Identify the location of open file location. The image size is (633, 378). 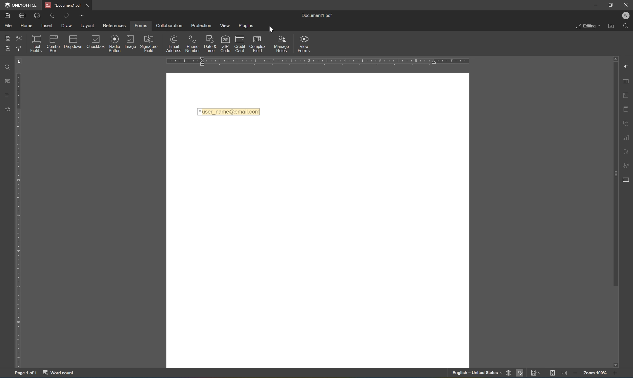
(611, 27).